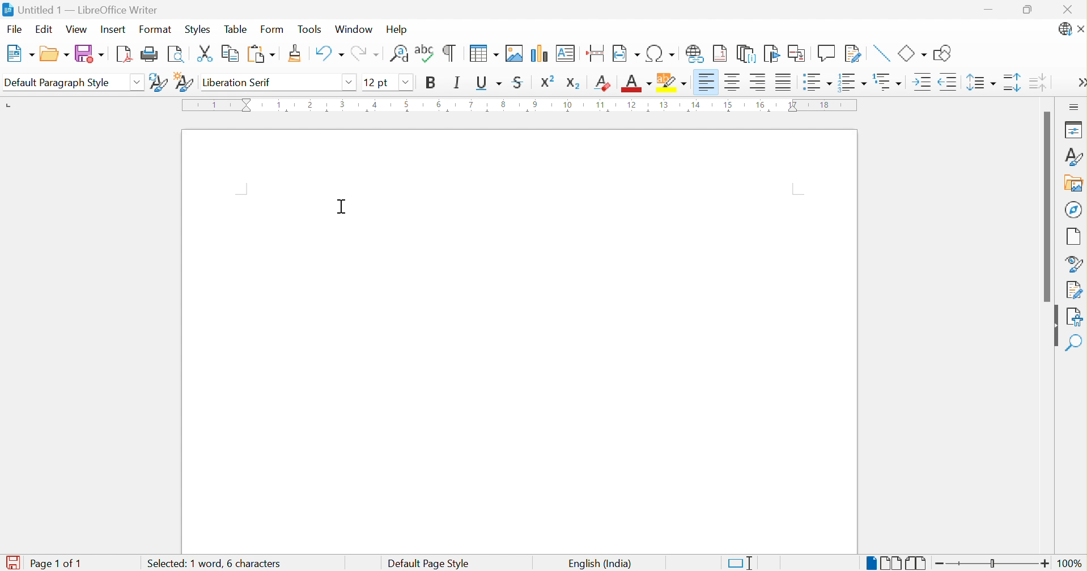  I want to click on Export as PDF, so click(125, 55).